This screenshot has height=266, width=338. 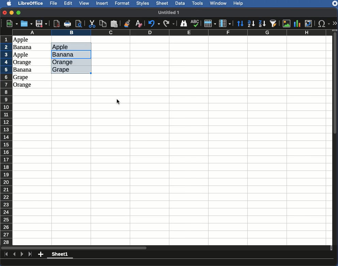 I want to click on Maximize, so click(x=19, y=12).